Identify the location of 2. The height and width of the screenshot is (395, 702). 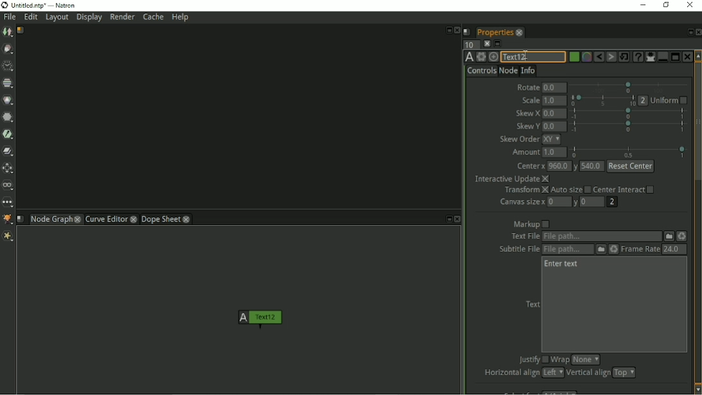
(643, 100).